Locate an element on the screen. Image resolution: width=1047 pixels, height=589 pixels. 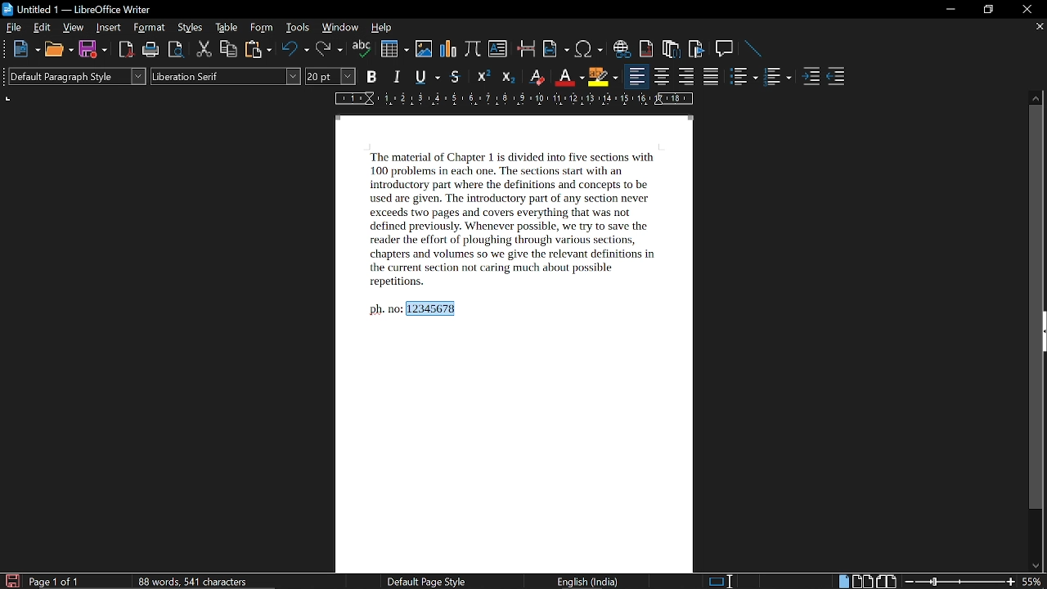
insert bibliography is located at coordinates (695, 50).